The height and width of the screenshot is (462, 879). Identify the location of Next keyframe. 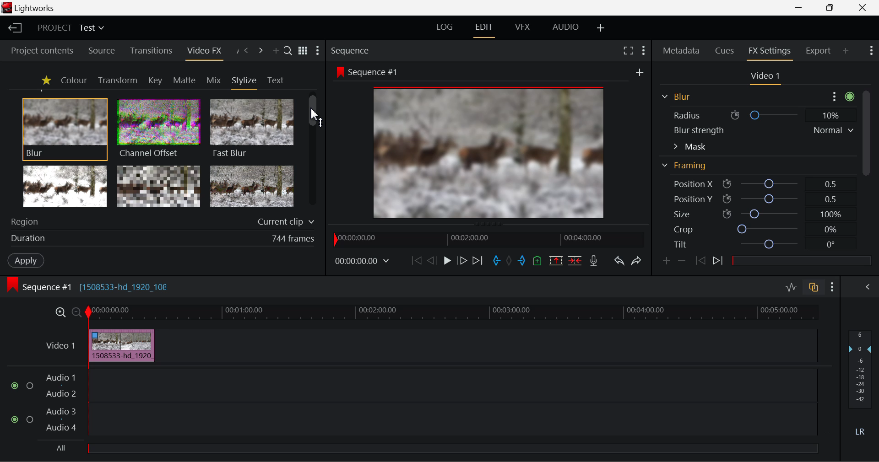
(718, 263).